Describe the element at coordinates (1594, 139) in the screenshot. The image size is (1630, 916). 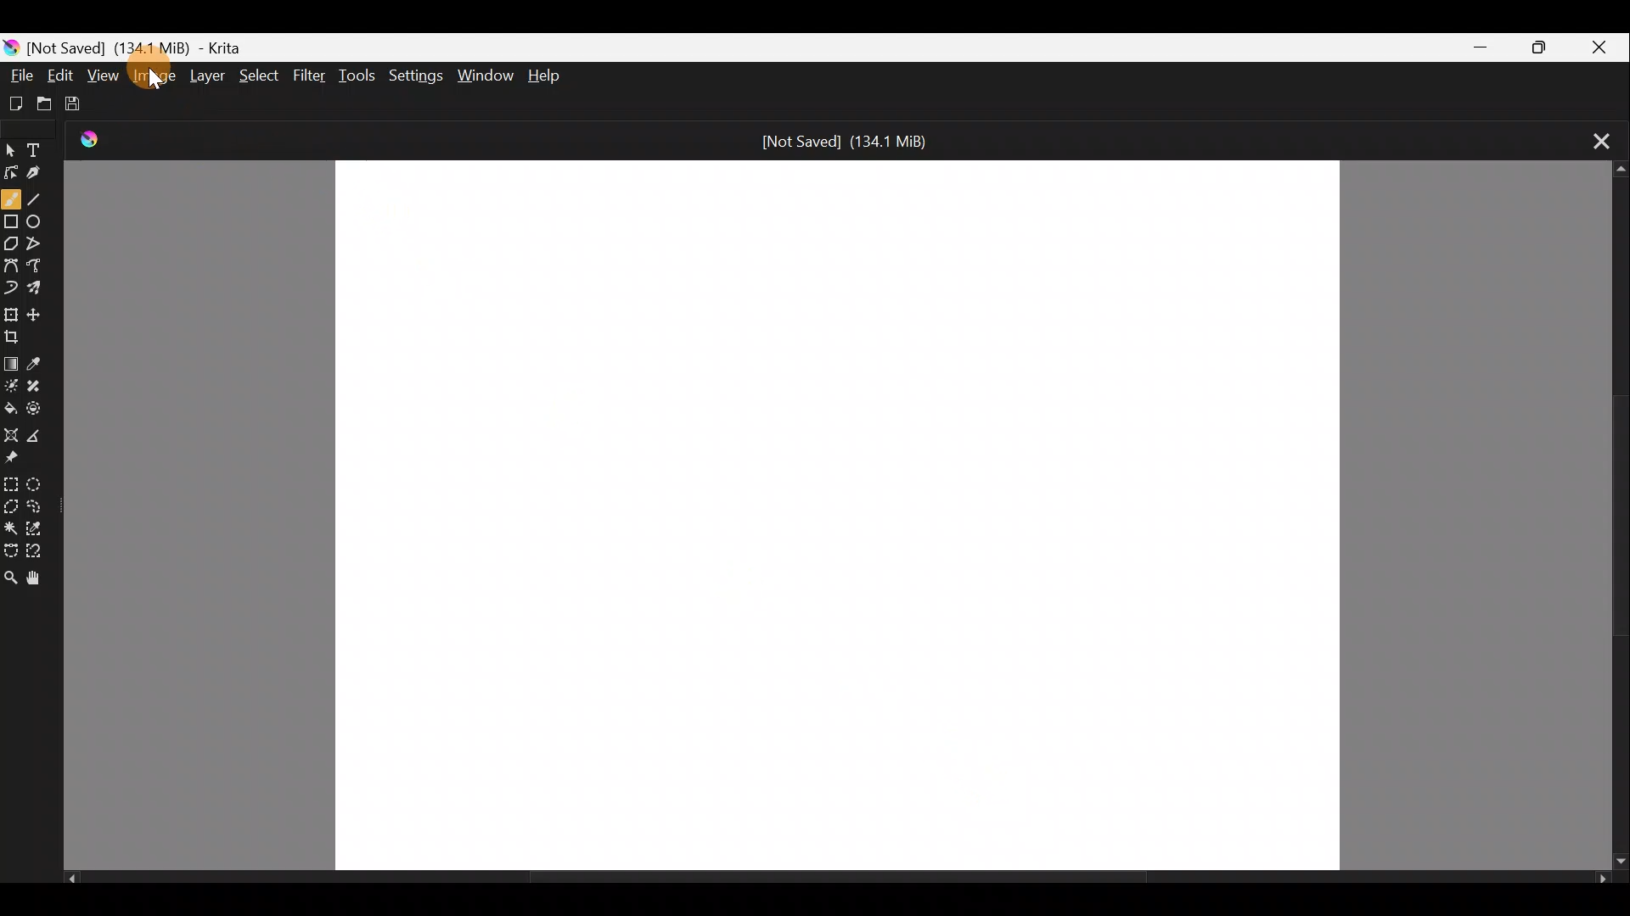
I see `Close tab` at that location.